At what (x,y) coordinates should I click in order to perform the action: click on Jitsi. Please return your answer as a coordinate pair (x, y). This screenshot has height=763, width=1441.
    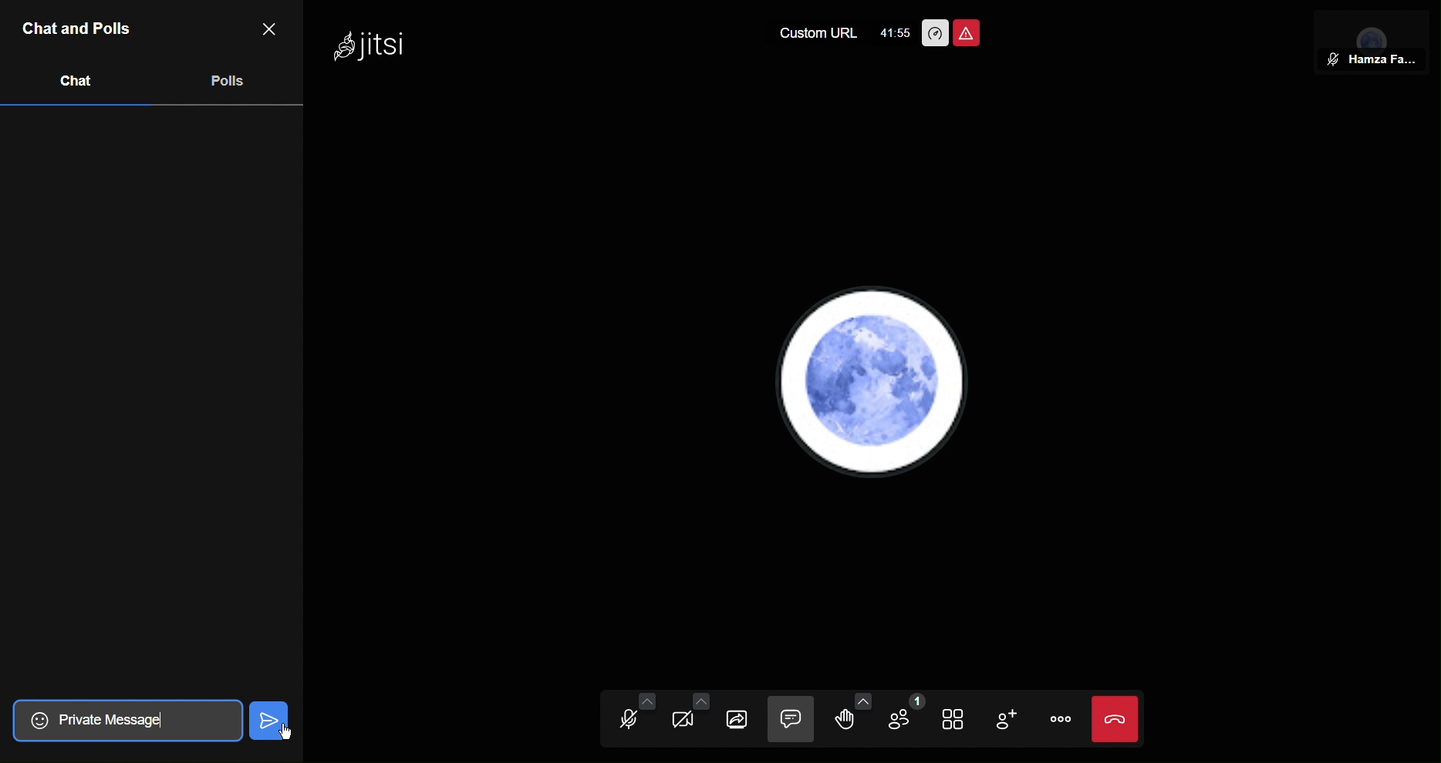
    Looking at the image, I should click on (373, 44).